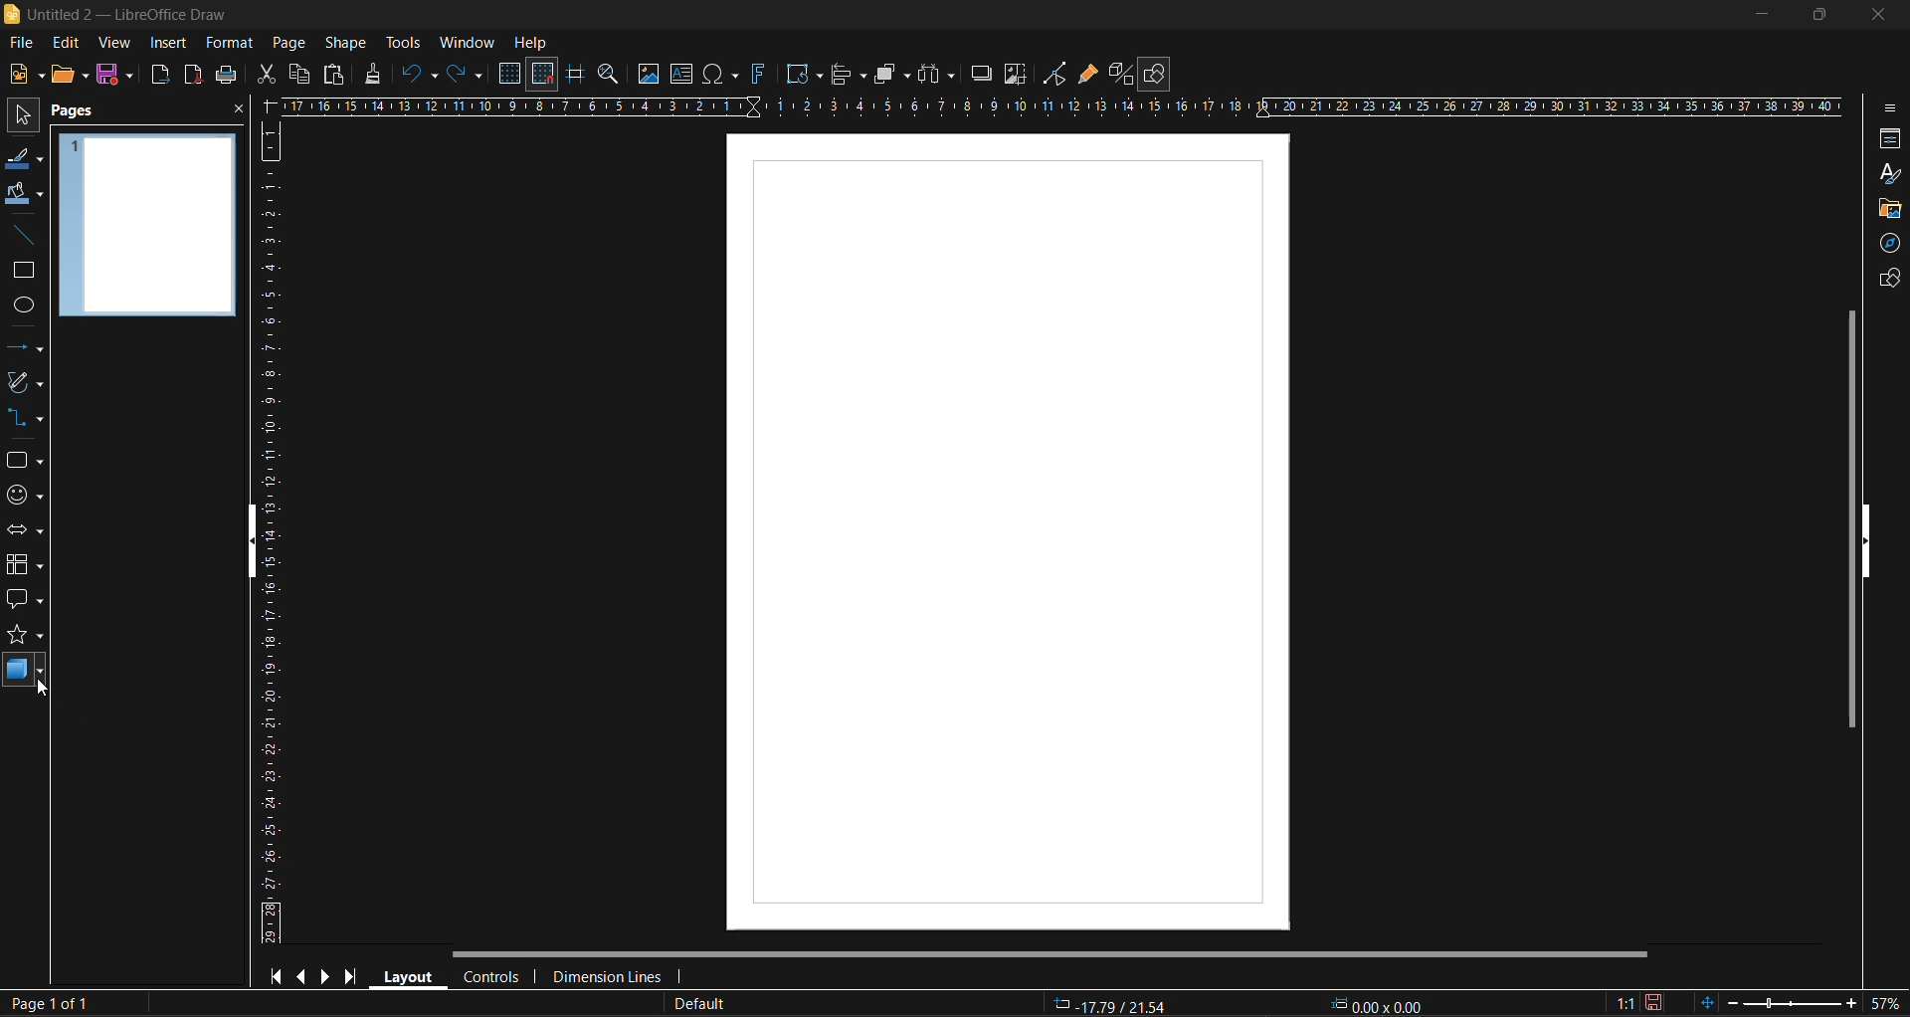  Describe the element at coordinates (24, 272) in the screenshot. I see `rectangle` at that location.